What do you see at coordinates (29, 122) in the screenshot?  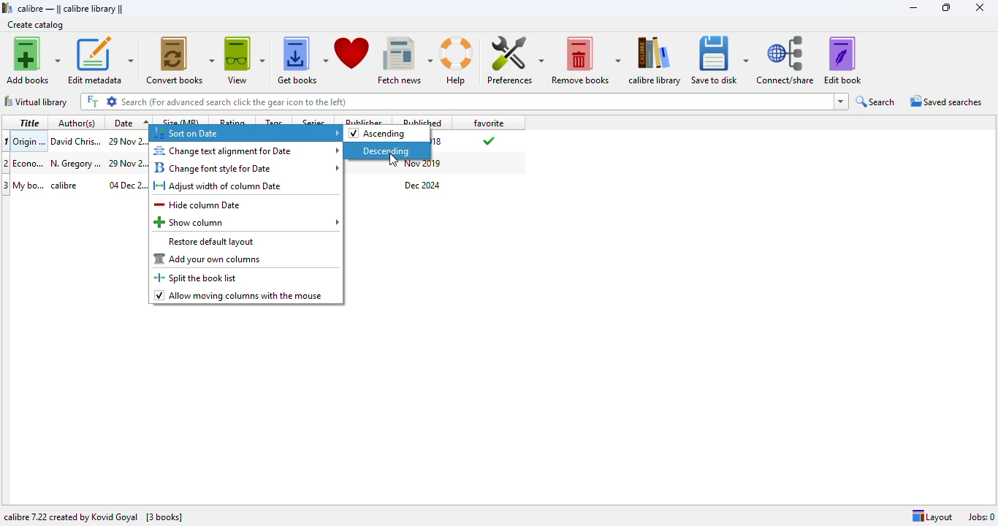 I see `title` at bounding box center [29, 122].